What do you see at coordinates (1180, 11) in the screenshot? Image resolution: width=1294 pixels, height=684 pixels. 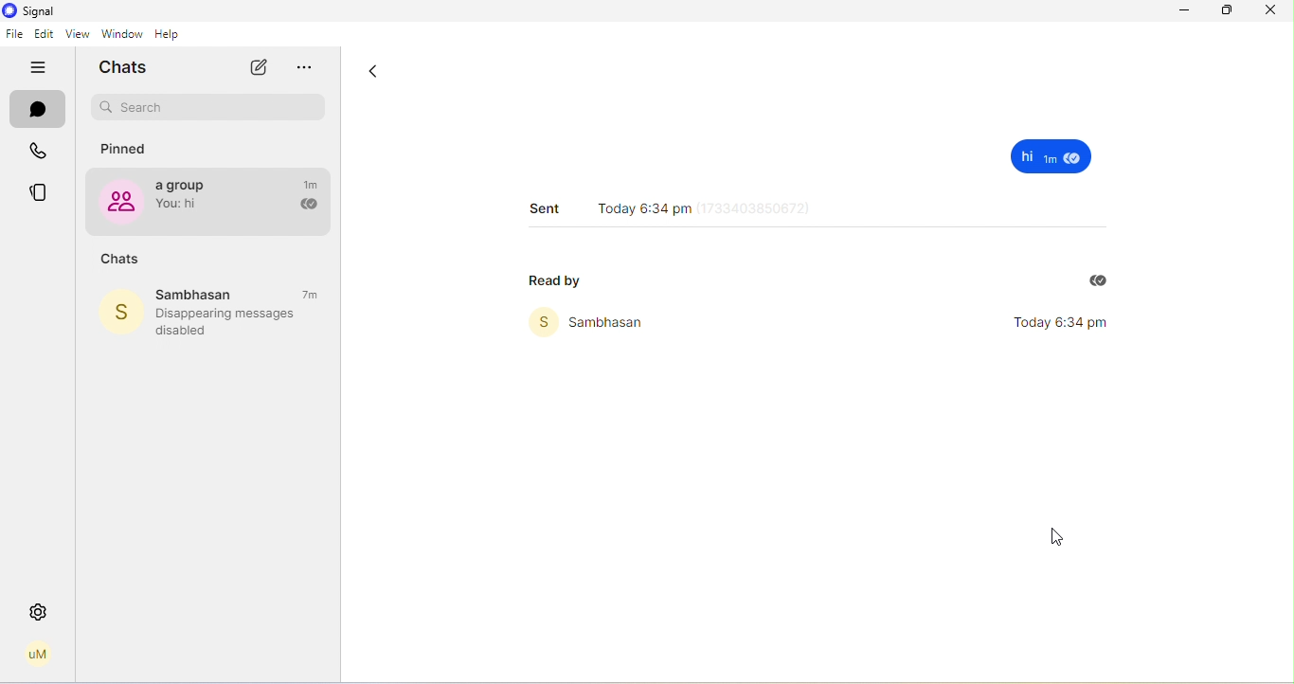 I see `minimize` at bounding box center [1180, 11].